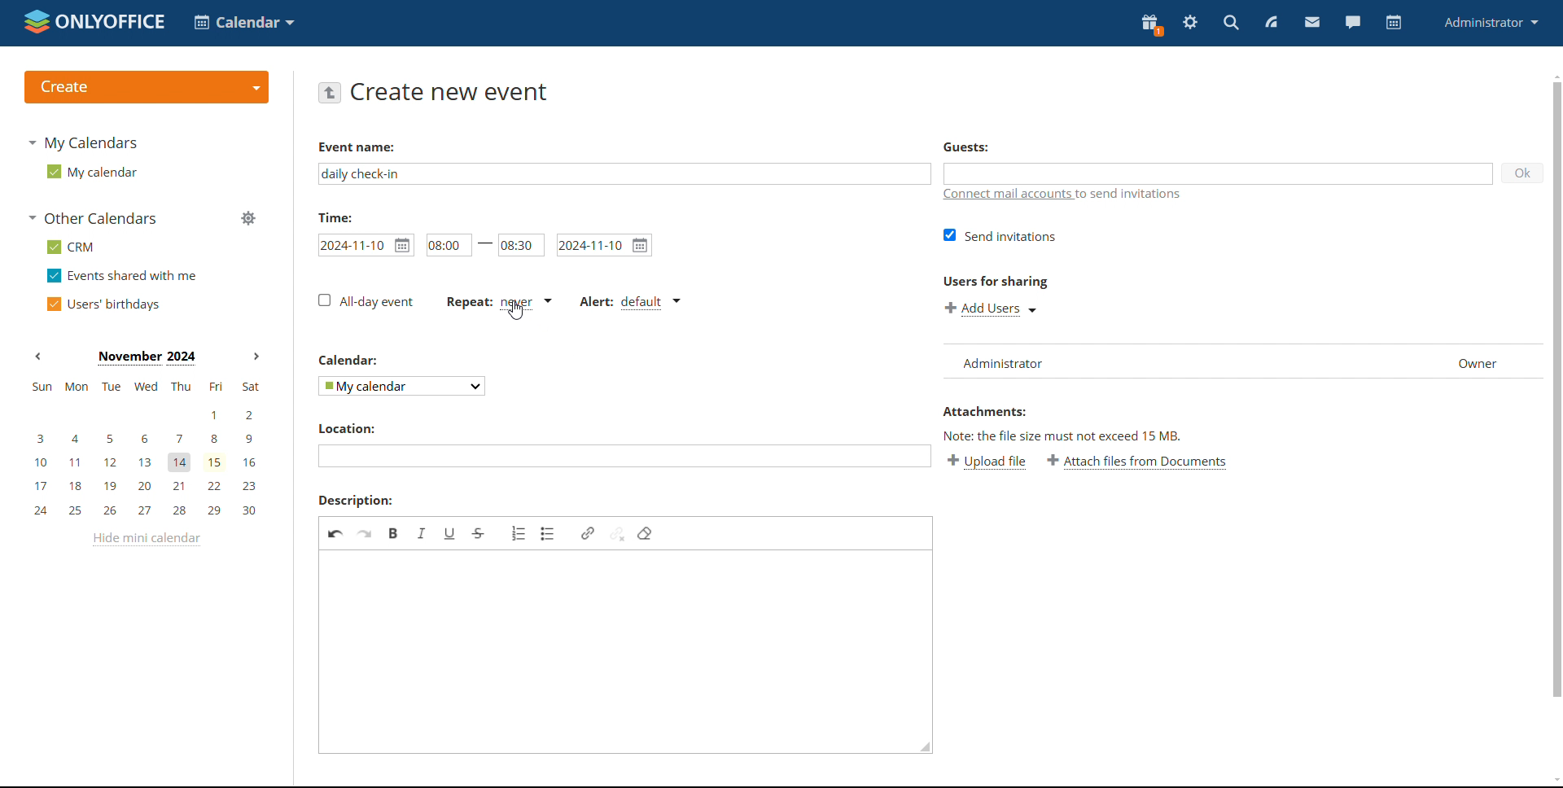 The width and height of the screenshot is (1563, 788). What do you see at coordinates (1075, 195) in the screenshot?
I see `connect mail accounts ` at bounding box center [1075, 195].